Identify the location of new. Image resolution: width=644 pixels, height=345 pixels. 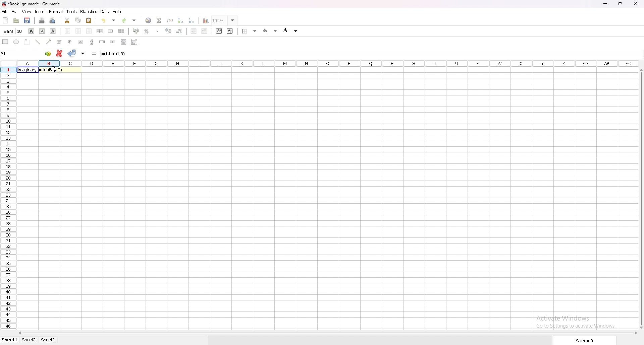
(5, 20).